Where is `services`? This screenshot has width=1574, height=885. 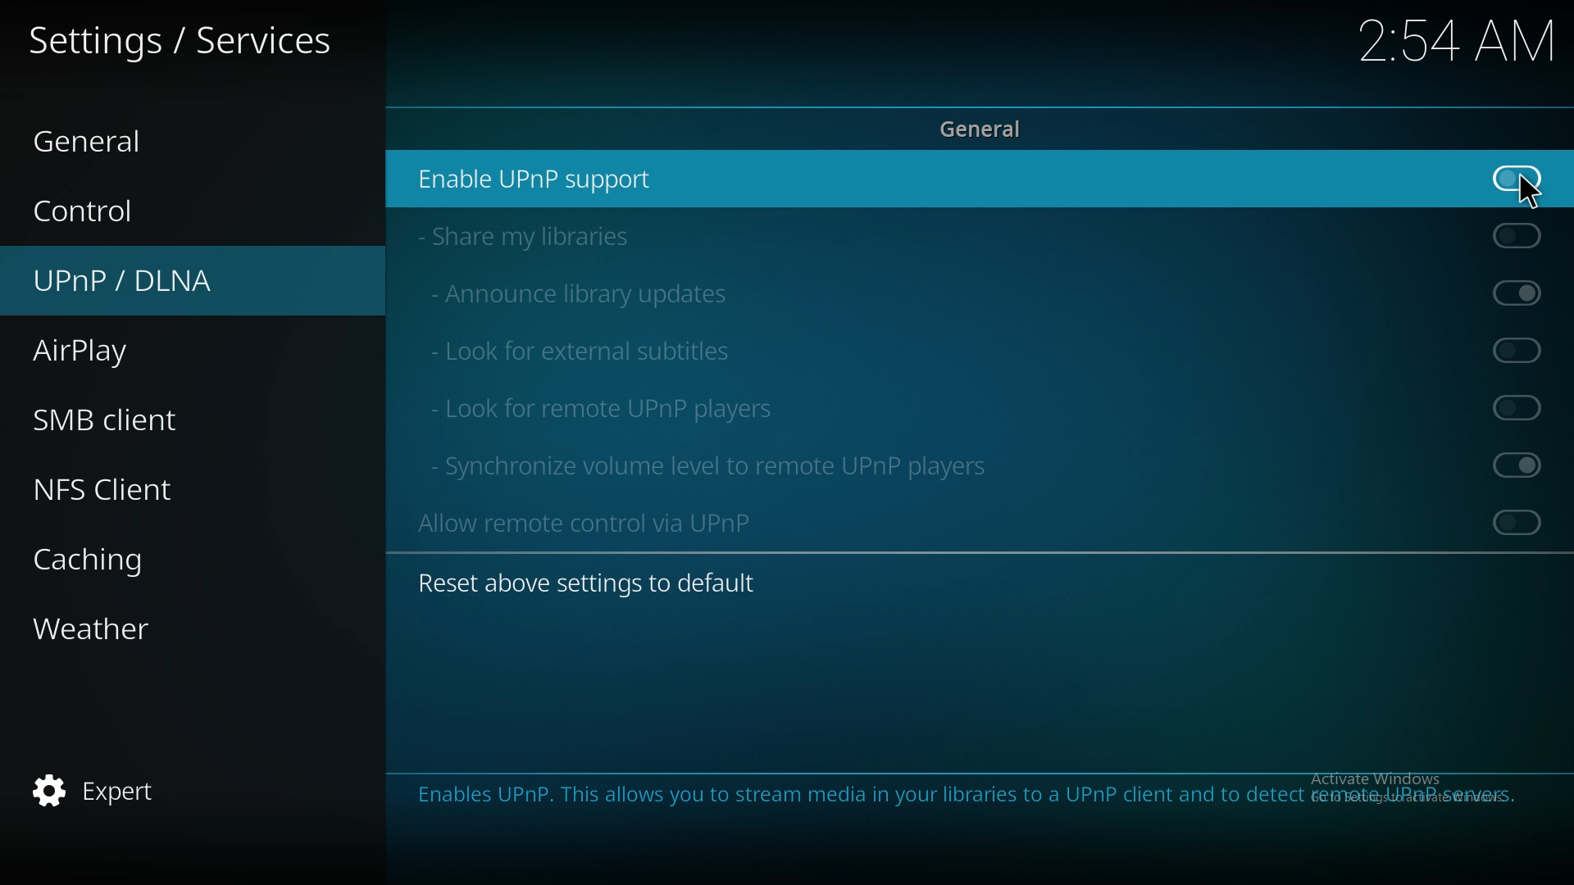 services is located at coordinates (182, 45).